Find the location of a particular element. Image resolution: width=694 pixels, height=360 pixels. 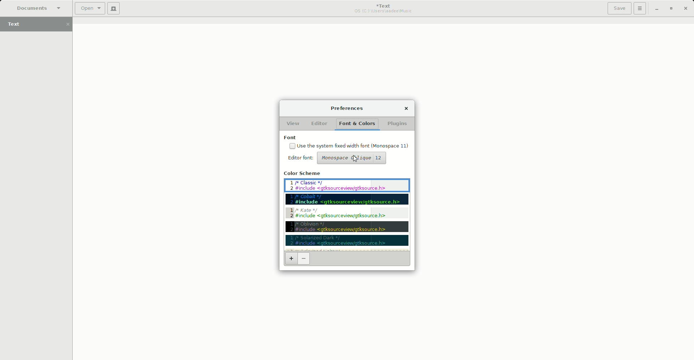

Close is located at coordinates (686, 9).